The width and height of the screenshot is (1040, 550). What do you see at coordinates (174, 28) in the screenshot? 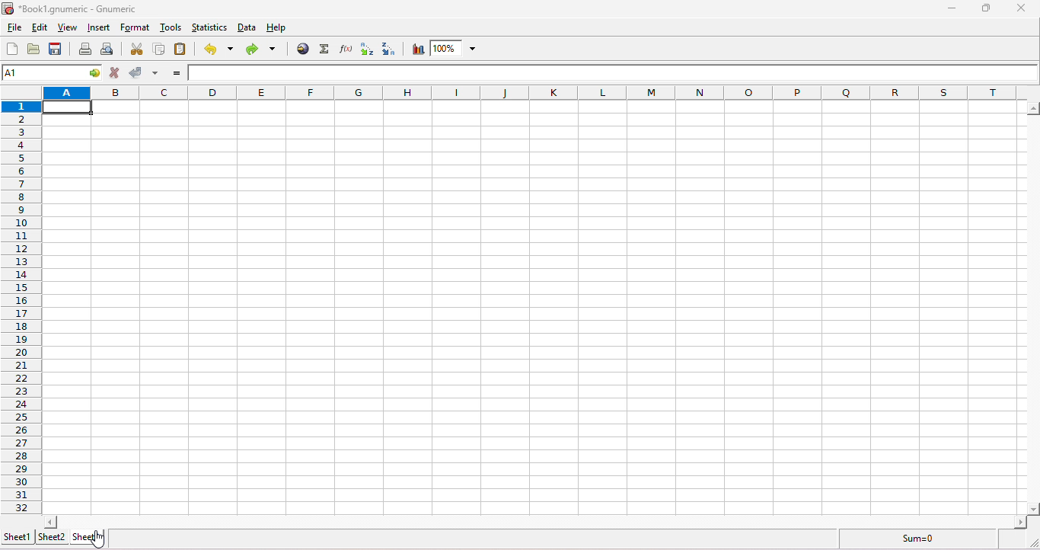
I see `tools` at bounding box center [174, 28].